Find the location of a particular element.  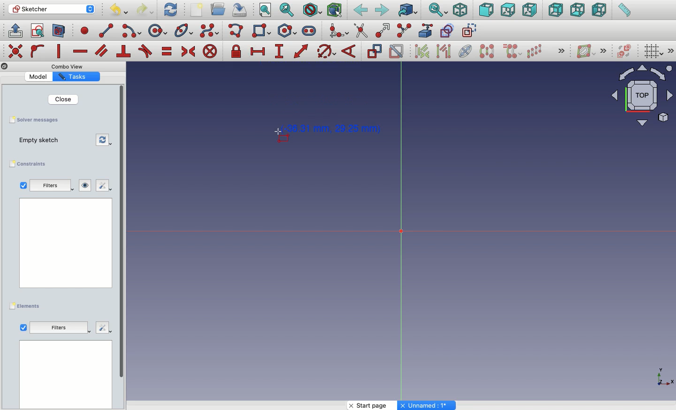

Draw style is located at coordinates (312, 10).